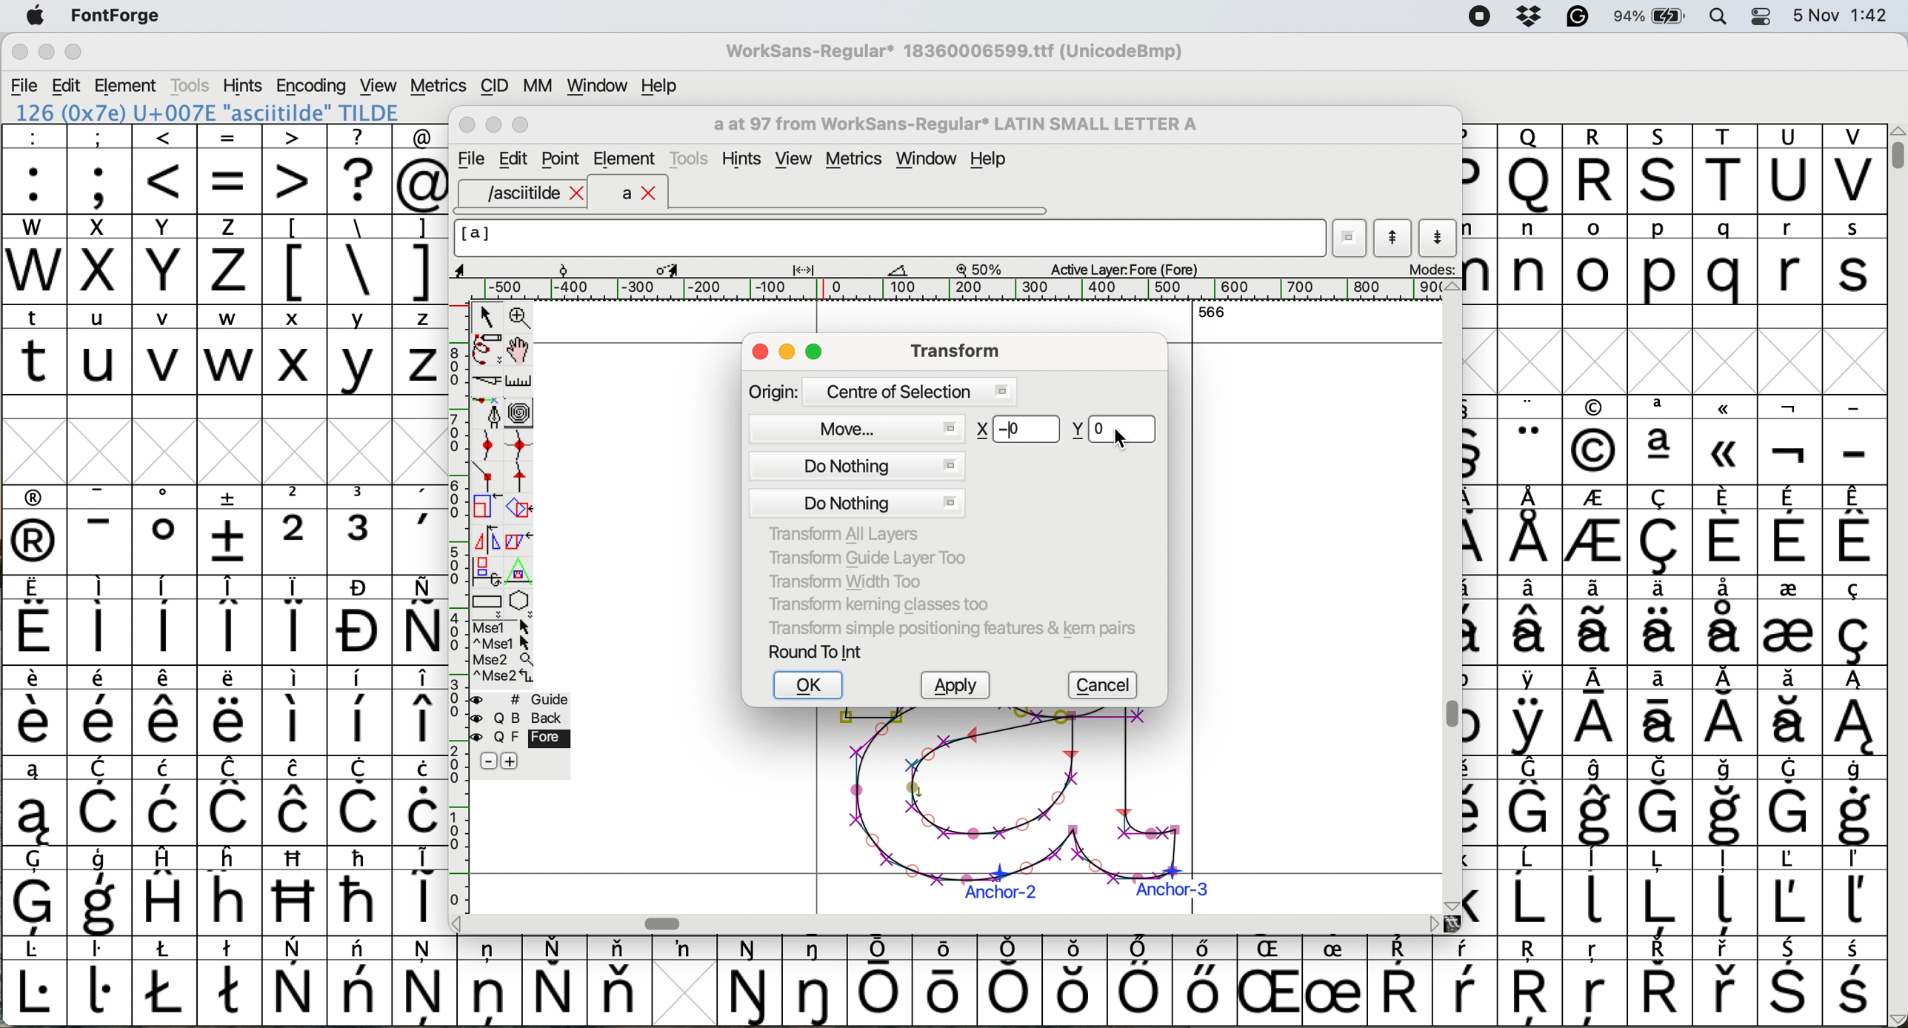 The height and width of the screenshot is (1028, 1908). What do you see at coordinates (881, 390) in the screenshot?
I see `origin` at bounding box center [881, 390].